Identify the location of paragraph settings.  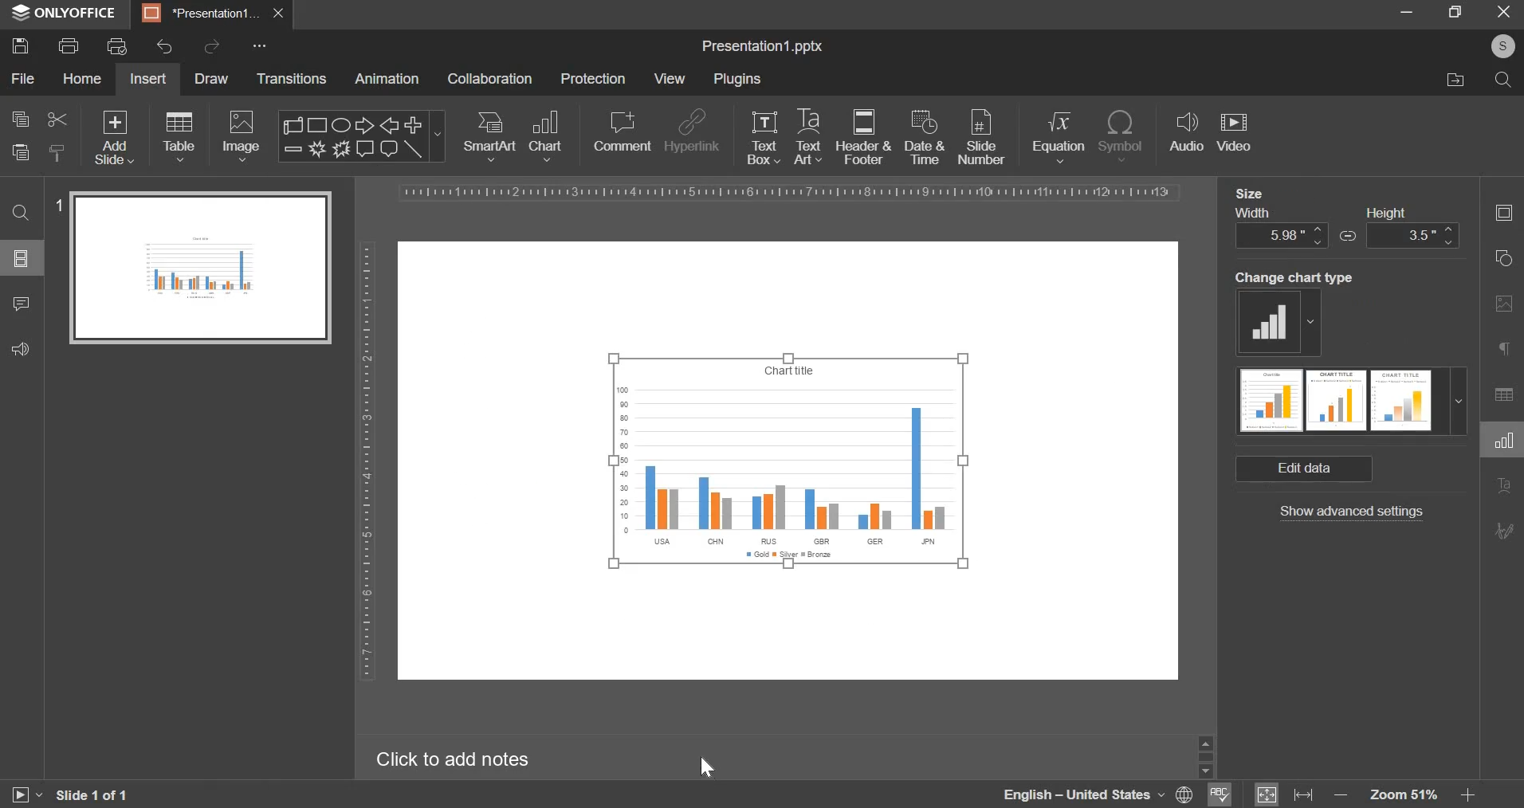
(1505, 350).